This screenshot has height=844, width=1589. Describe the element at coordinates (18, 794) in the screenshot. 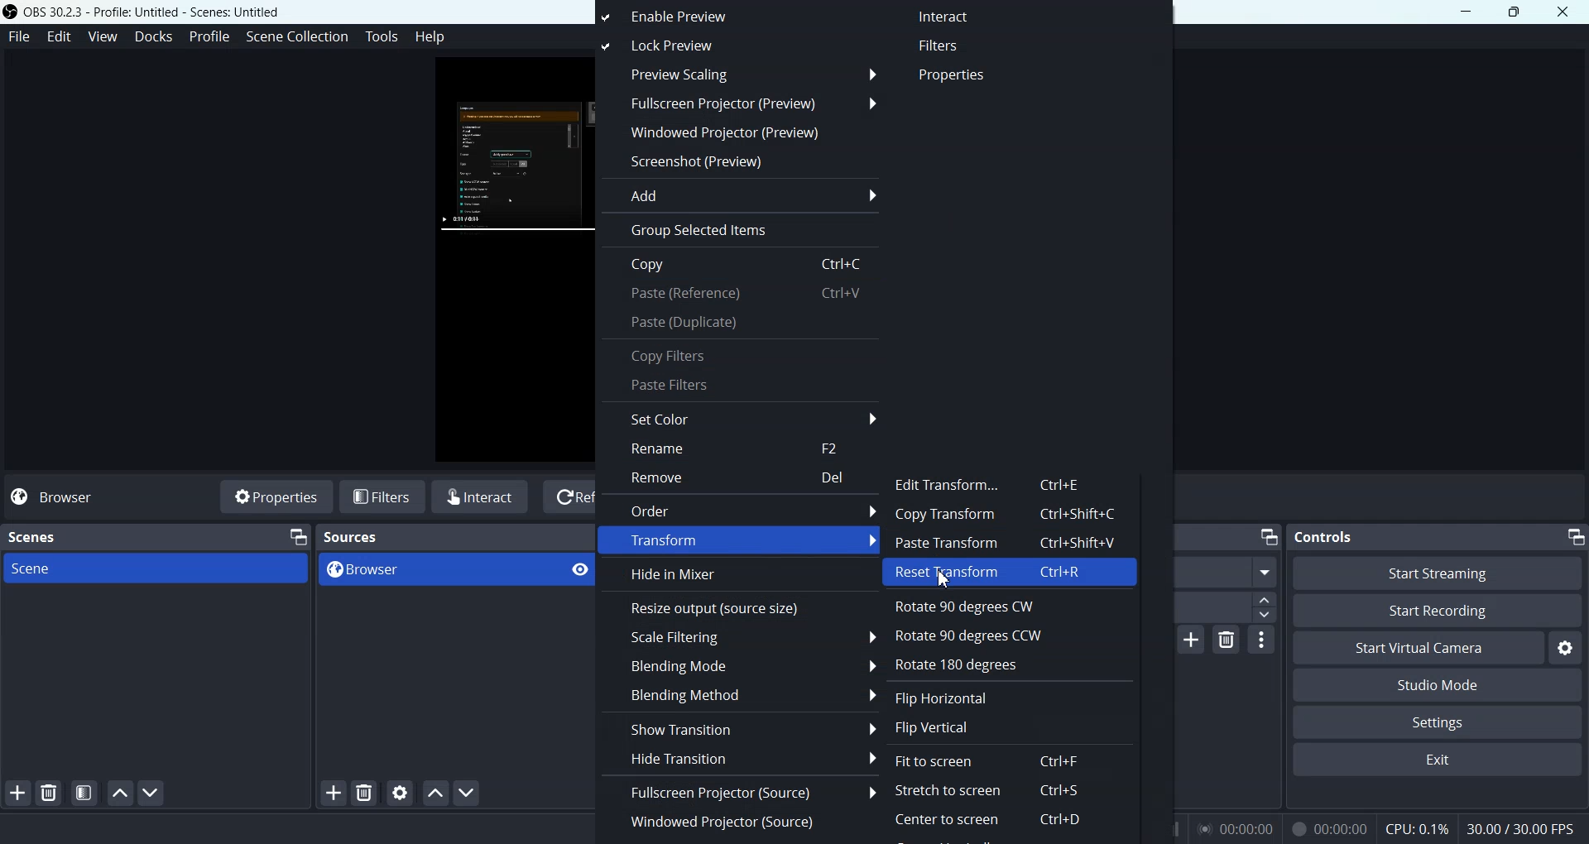

I see `Add Scene` at that location.